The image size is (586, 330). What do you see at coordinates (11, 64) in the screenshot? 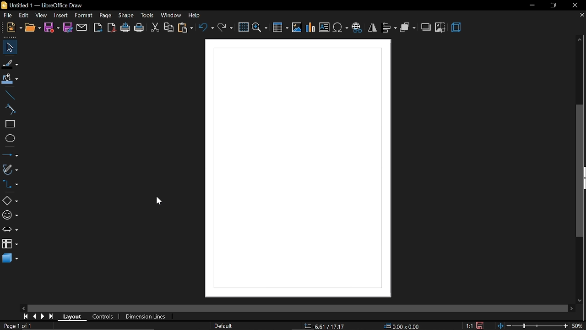
I see `fill line` at bounding box center [11, 64].